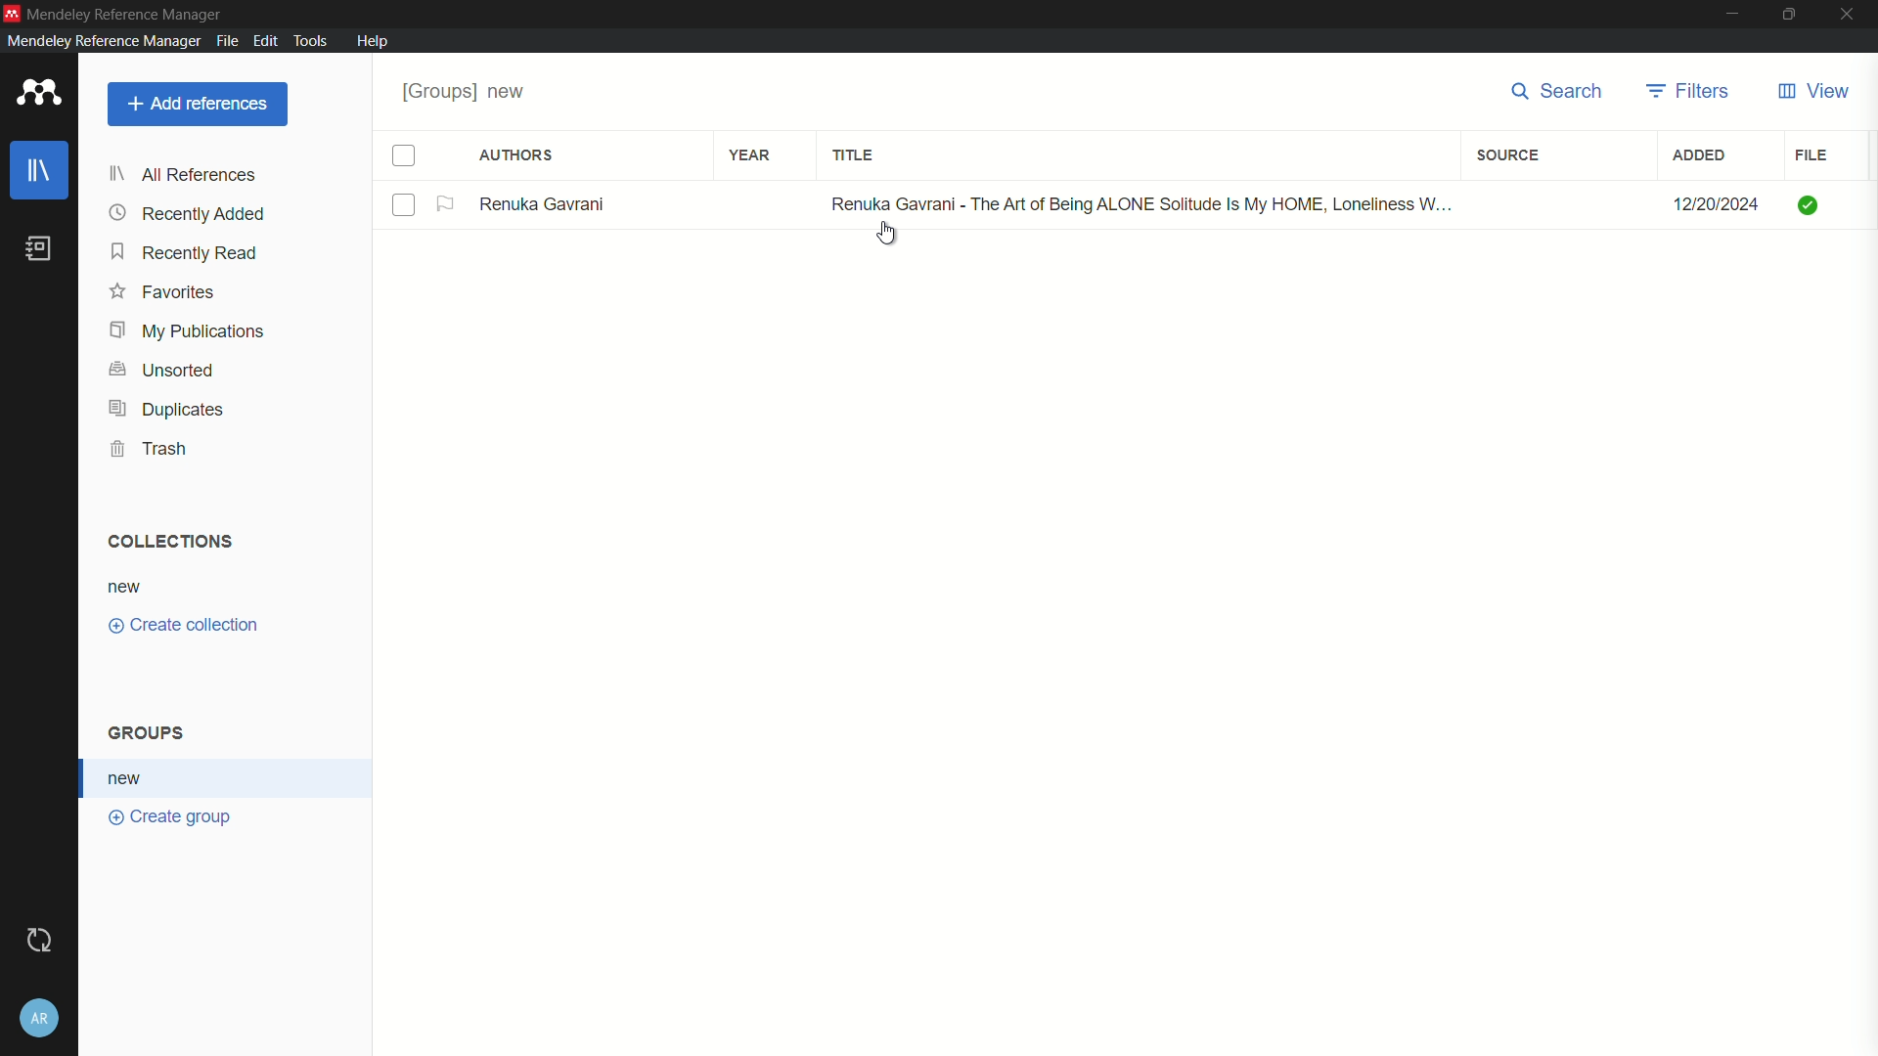  I want to click on groups, so click(466, 94).